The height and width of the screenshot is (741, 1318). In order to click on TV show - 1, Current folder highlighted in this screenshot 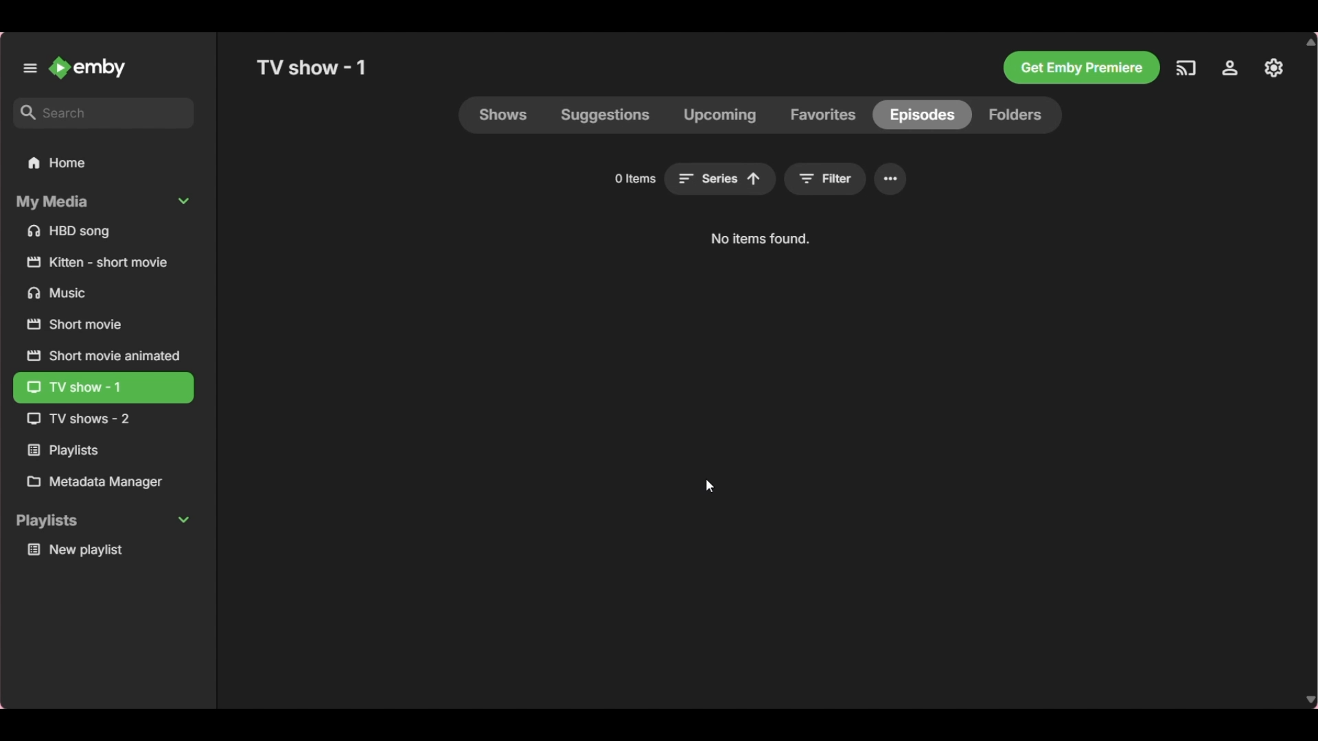, I will do `click(103, 388)`.